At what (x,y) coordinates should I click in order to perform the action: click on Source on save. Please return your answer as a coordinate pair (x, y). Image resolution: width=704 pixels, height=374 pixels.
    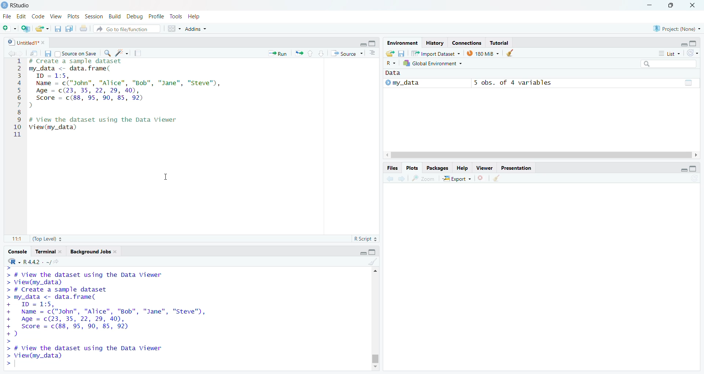
    Looking at the image, I should click on (75, 54).